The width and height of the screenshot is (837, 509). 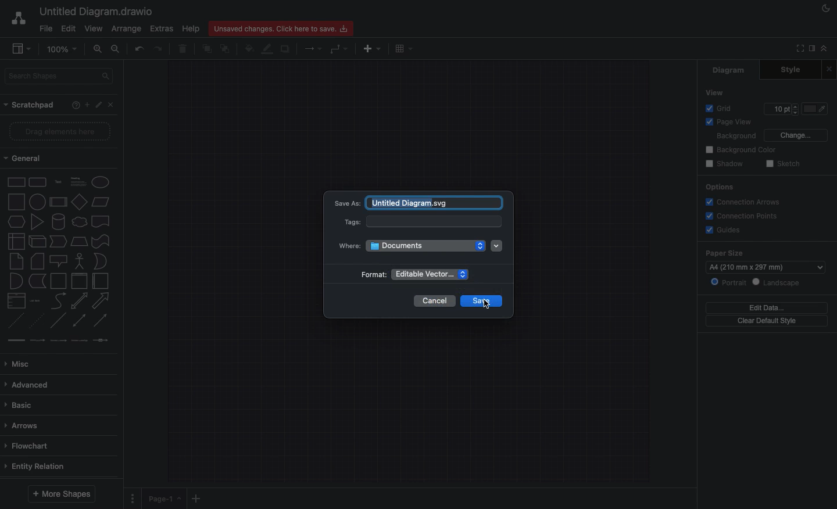 What do you see at coordinates (371, 275) in the screenshot?
I see `Format` at bounding box center [371, 275].